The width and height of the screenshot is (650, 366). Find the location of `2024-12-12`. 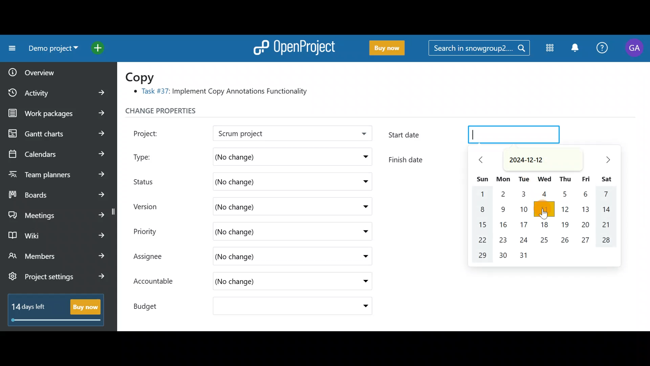

2024-12-12 is located at coordinates (539, 159).